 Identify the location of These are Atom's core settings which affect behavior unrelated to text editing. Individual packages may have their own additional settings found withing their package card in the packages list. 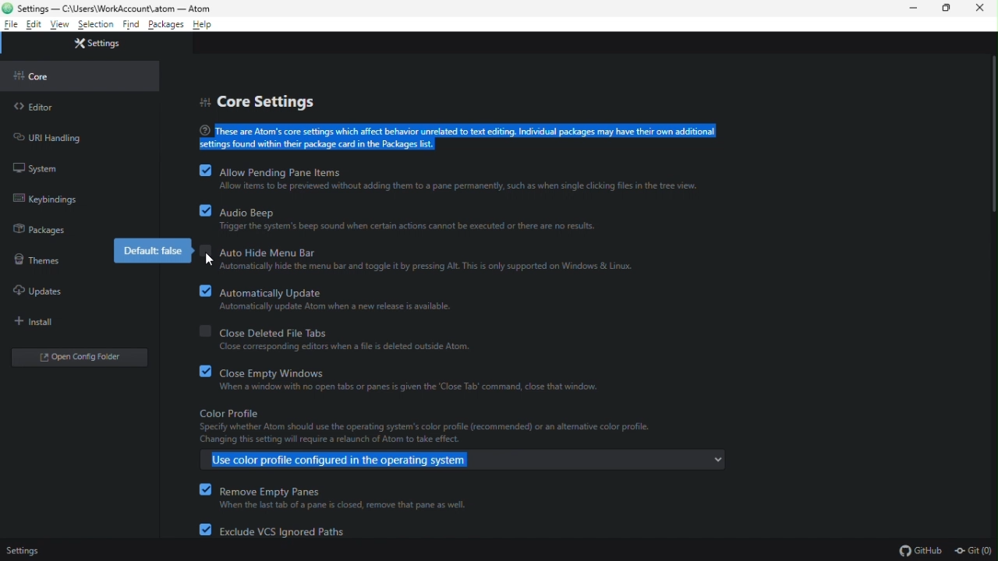
(462, 137).